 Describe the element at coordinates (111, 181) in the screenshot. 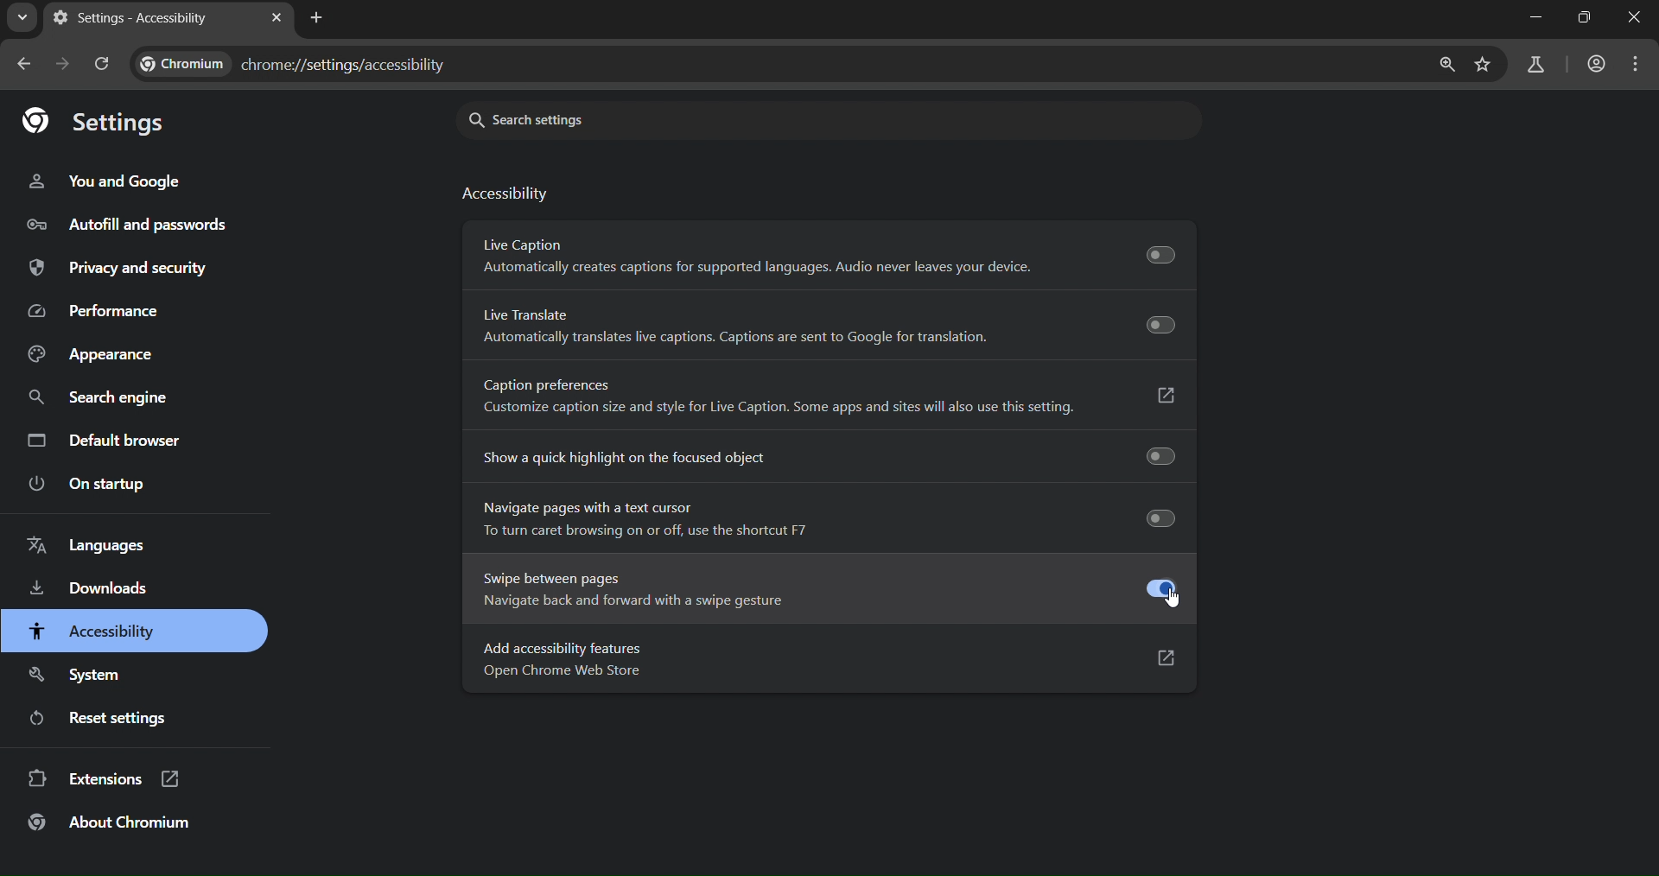

I see `you and google ` at that location.